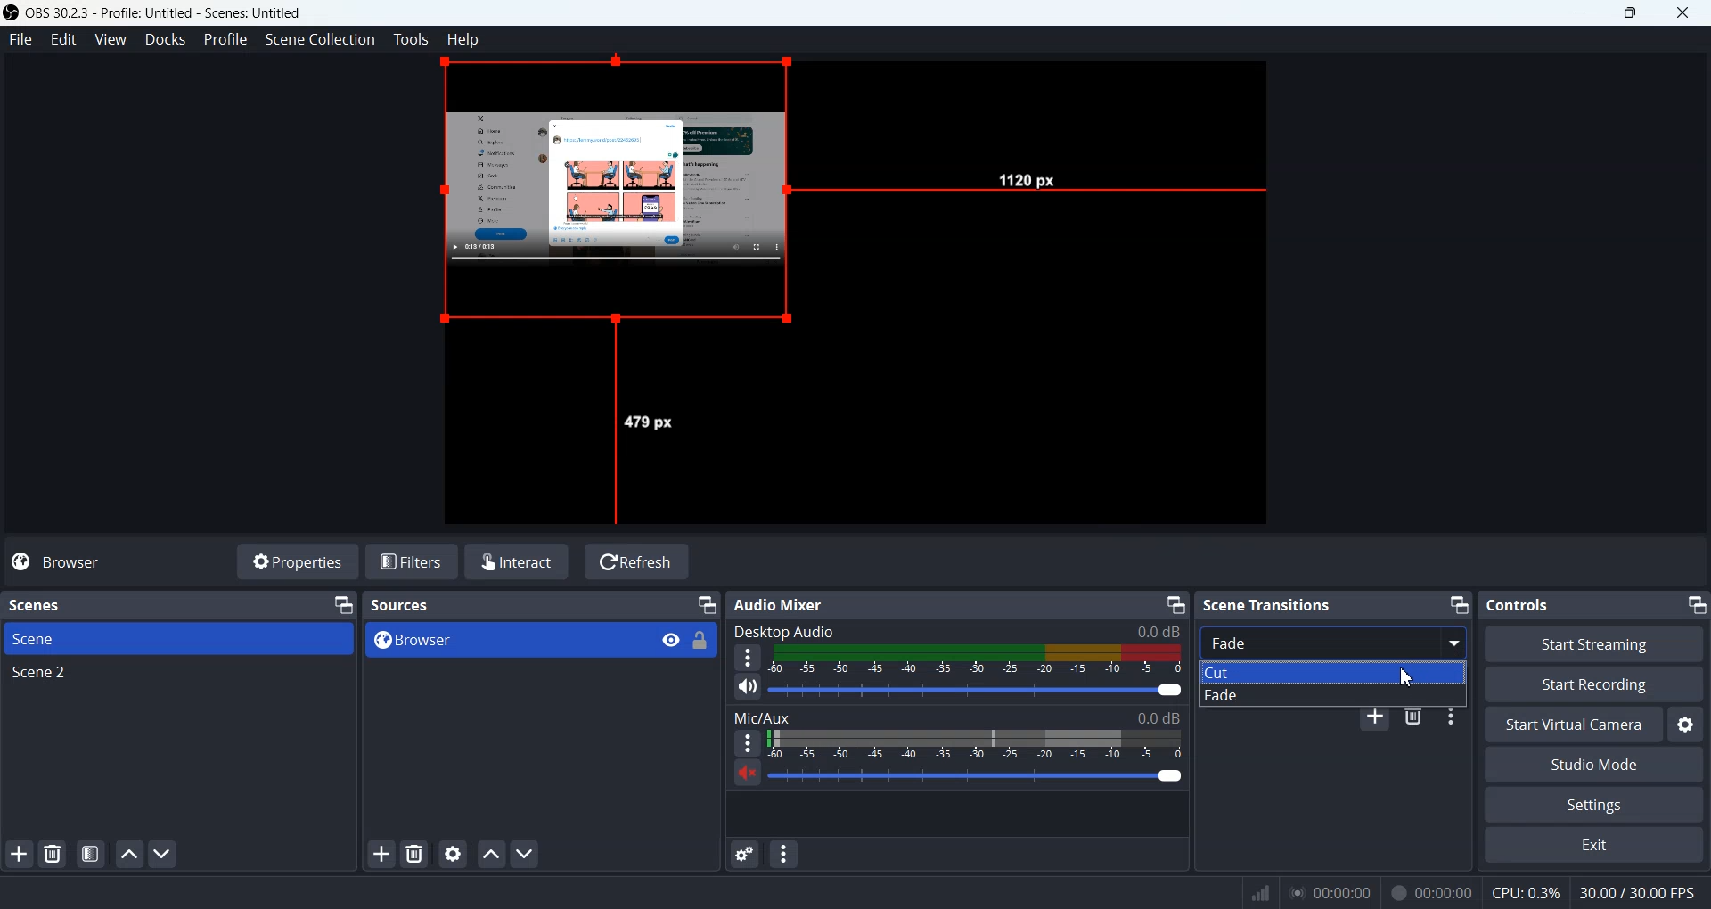 This screenshot has height=909, width=1711. I want to click on Profile, so click(226, 39).